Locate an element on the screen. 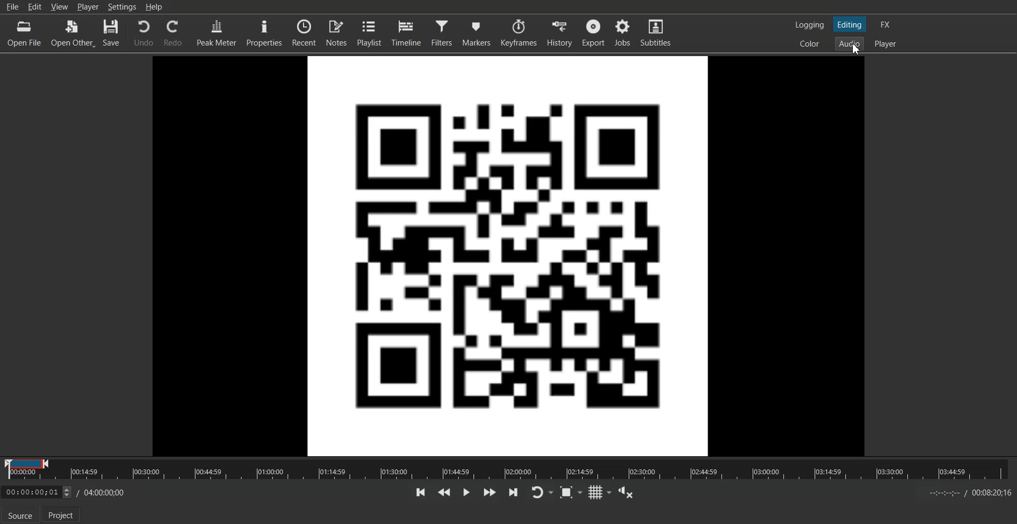 Image resolution: width=1017 pixels, height=524 pixels. Play quickly forward is located at coordinates (489, 492).